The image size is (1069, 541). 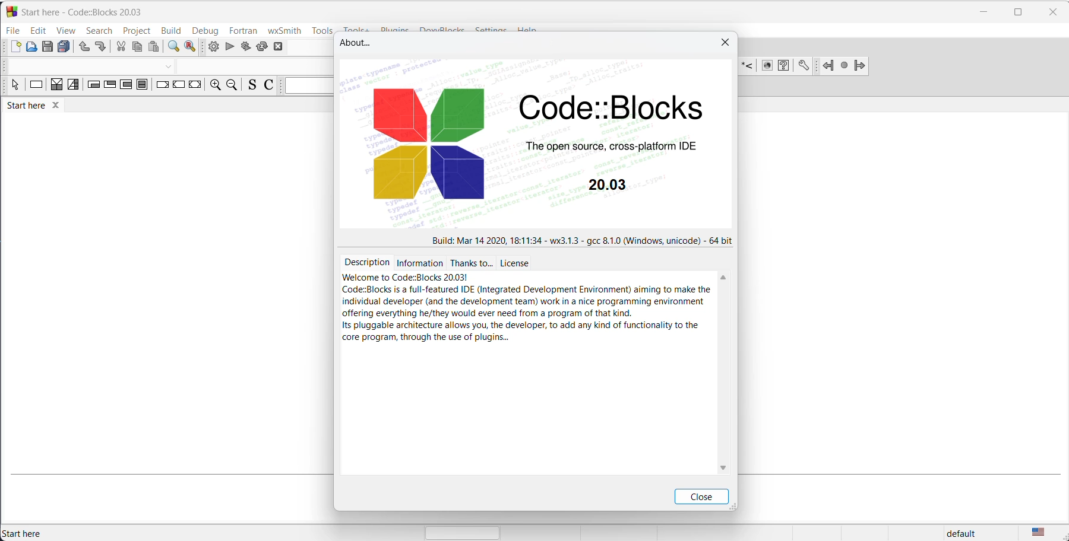 I want to click on source comments, so click(x=253, y=85).